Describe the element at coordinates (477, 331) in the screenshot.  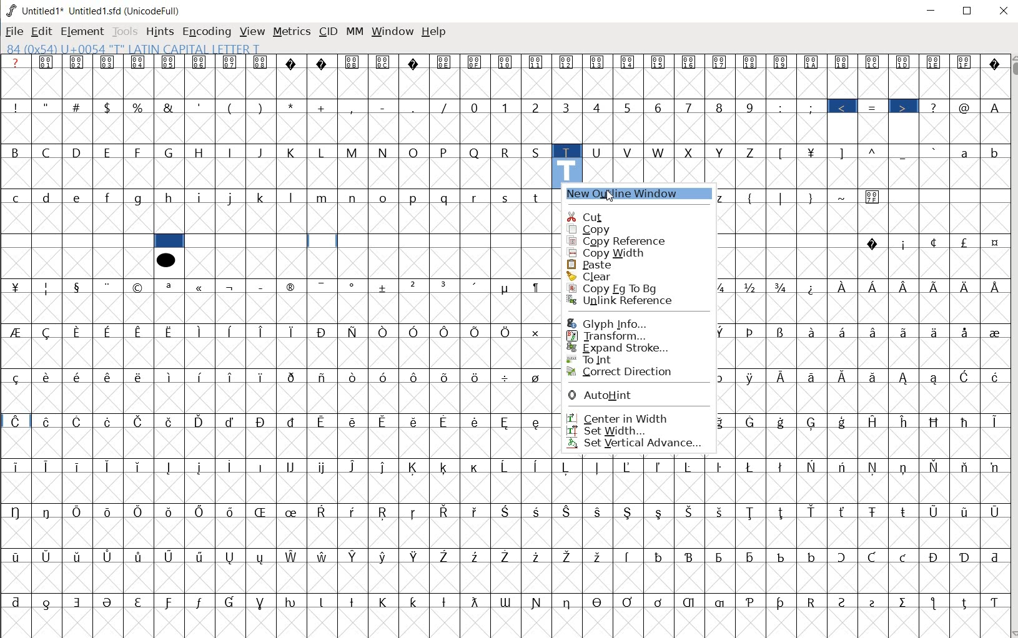
I see `Symbol` at that location.